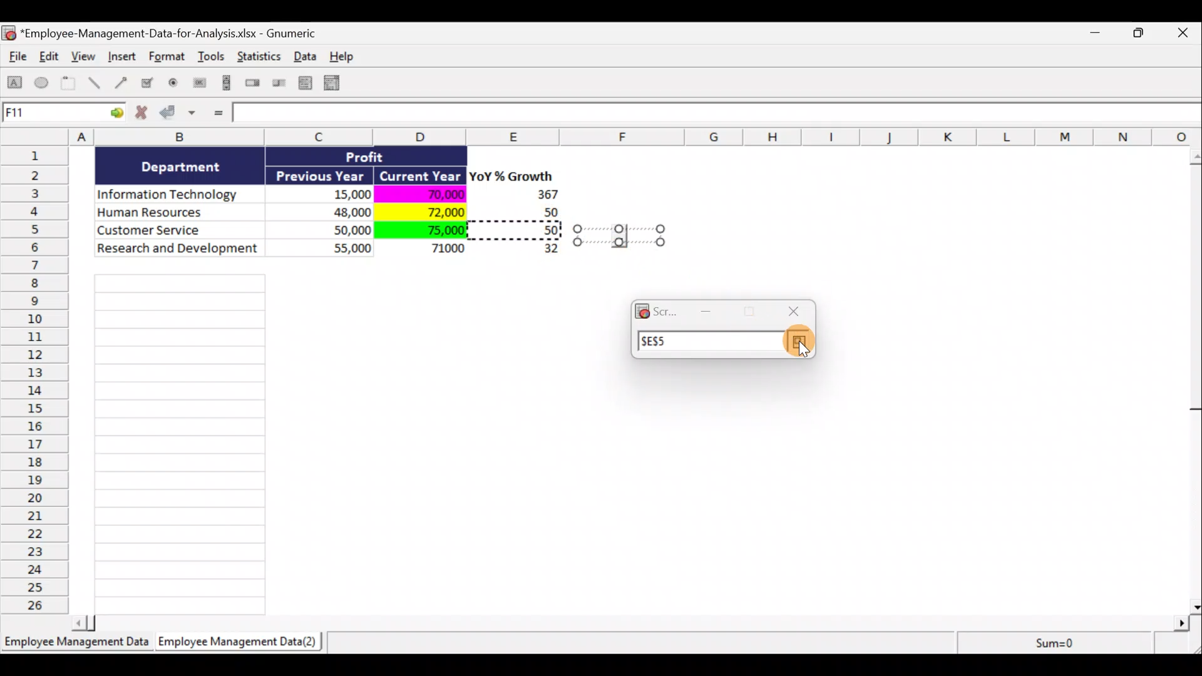  I want to click on Create a line object, so click(96, 83).